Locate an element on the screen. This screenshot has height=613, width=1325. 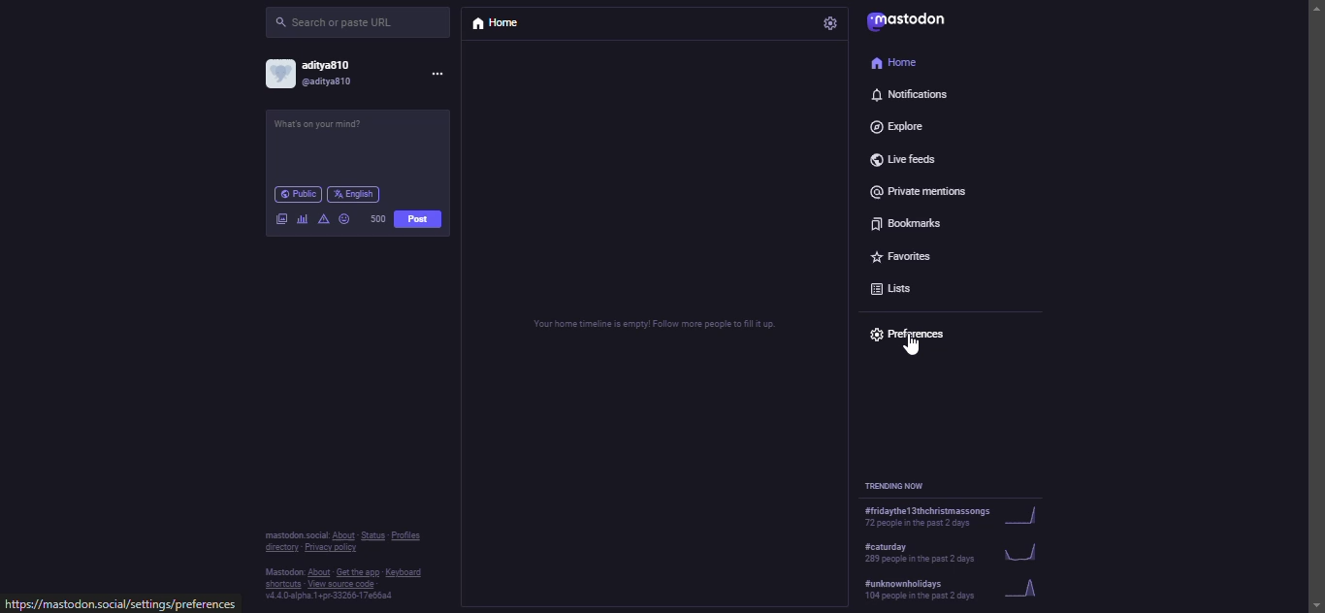
500 is located at coordinates (378, 217).